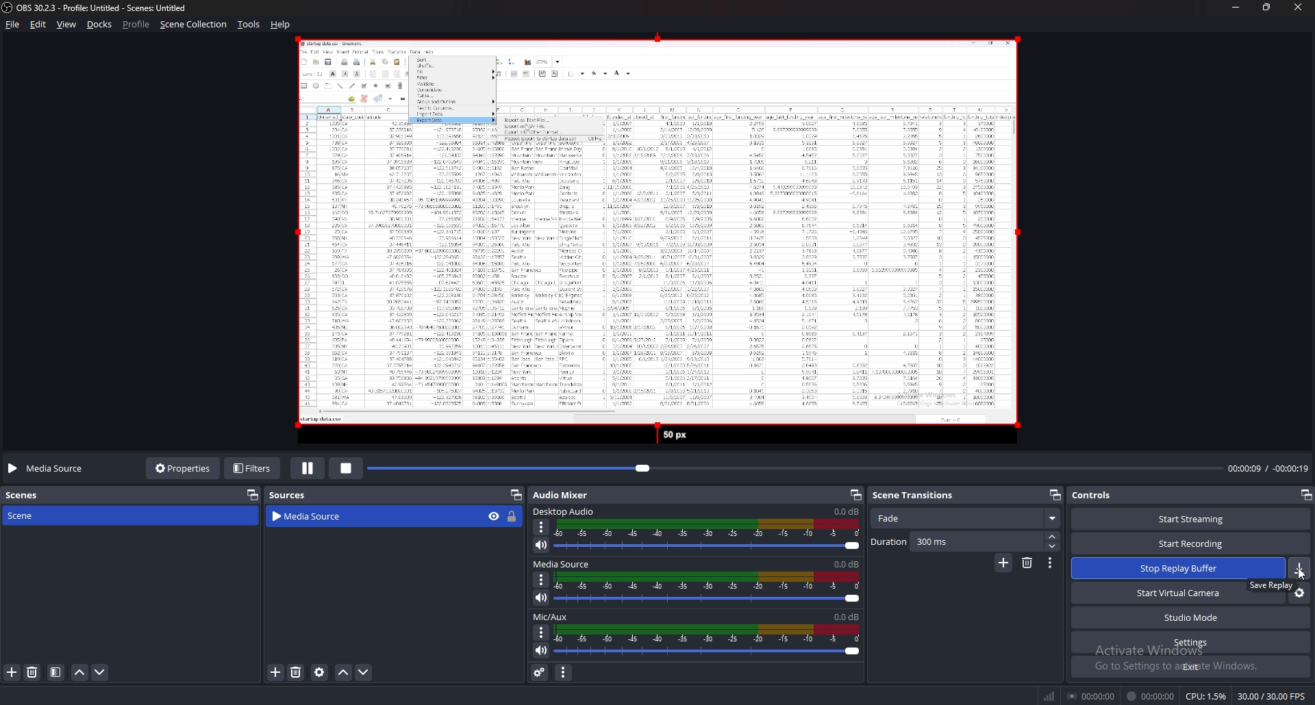 The width and height of the screenshot is (1315, 705). What do you see at coordinates (1051, 696) in the screenshot?
I see `network` at bounding box center [1051, 696].